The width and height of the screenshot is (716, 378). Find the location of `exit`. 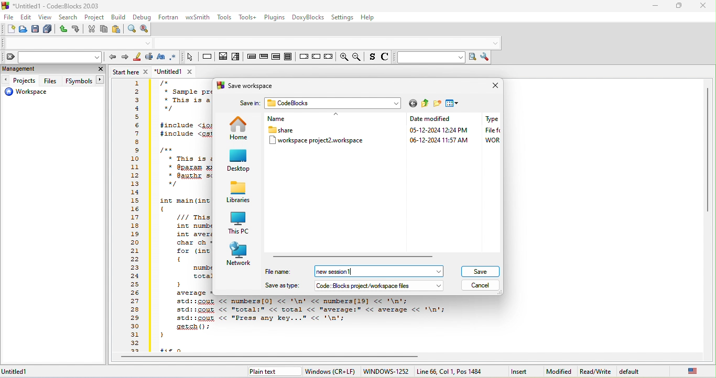

exit is located at coordinates (264, 58).